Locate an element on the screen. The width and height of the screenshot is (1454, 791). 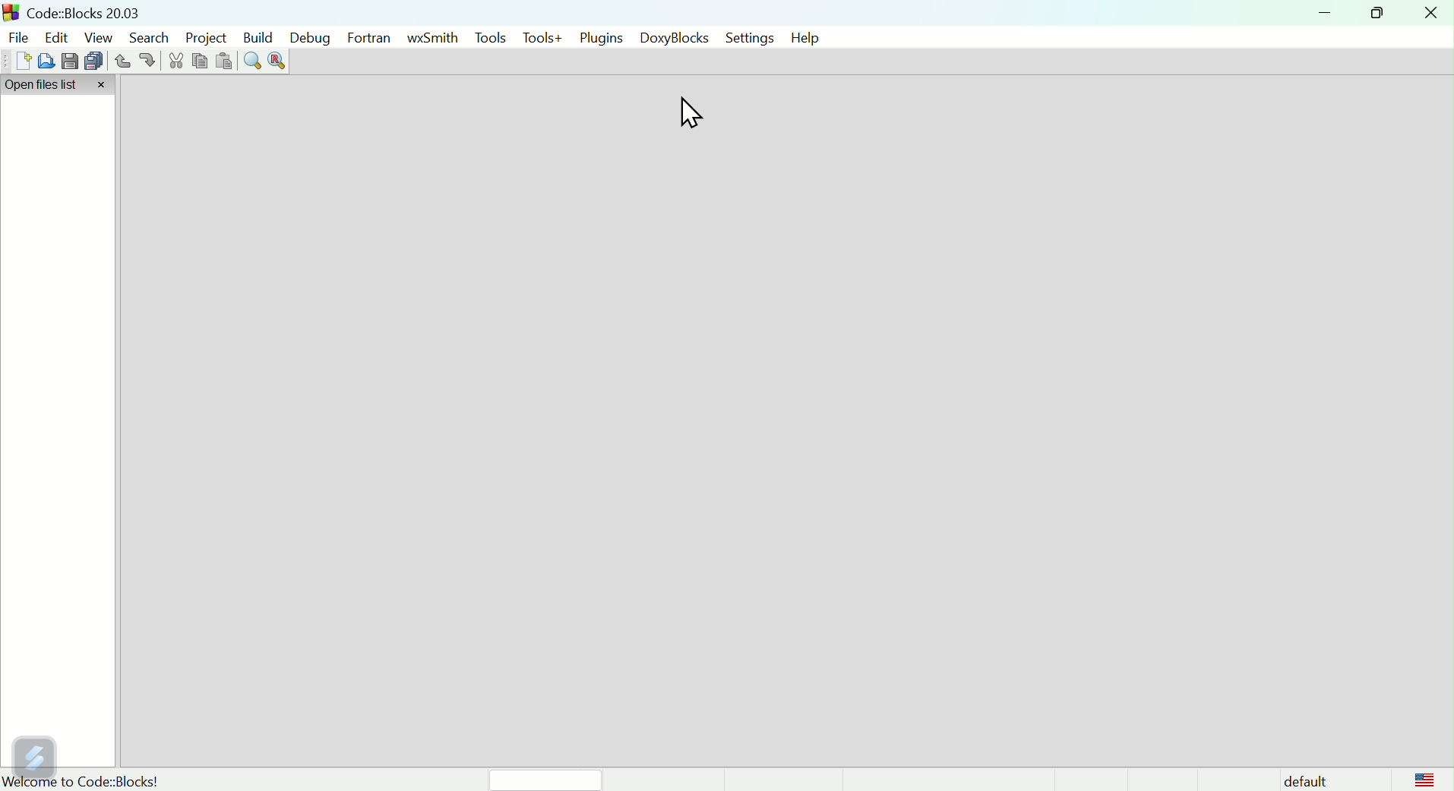
help is located at coordinates (809, 38).